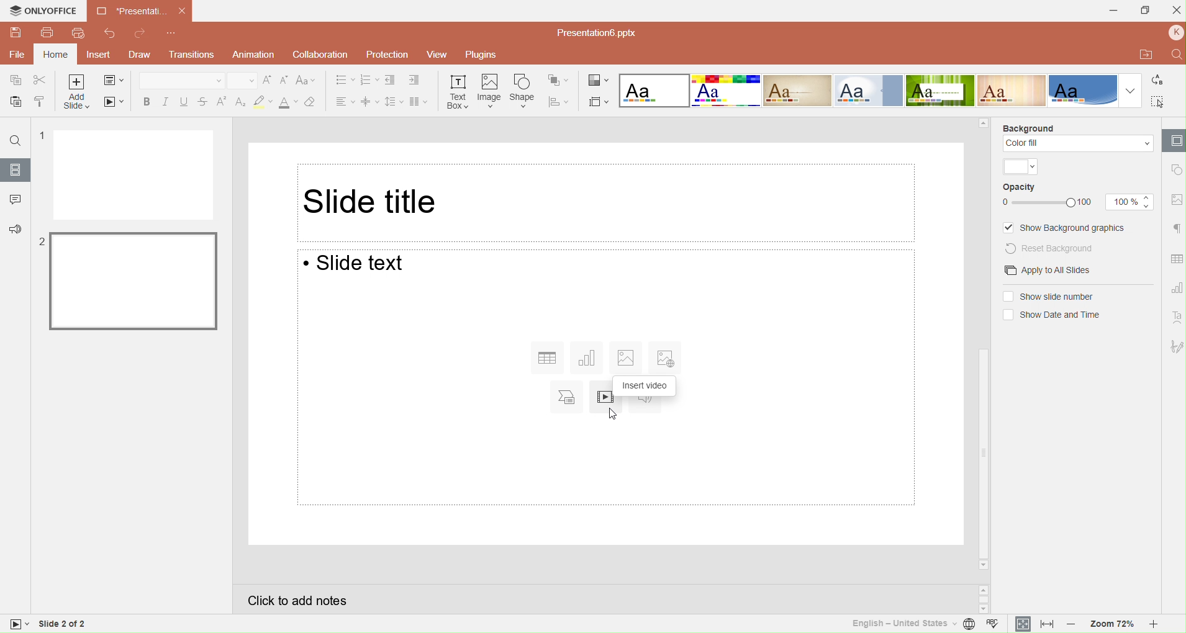 The height and width of the screenshot is (633, 1186). Describe the element at coordinates (548, 358) in the screenshot. I see `Insert table` at that location.